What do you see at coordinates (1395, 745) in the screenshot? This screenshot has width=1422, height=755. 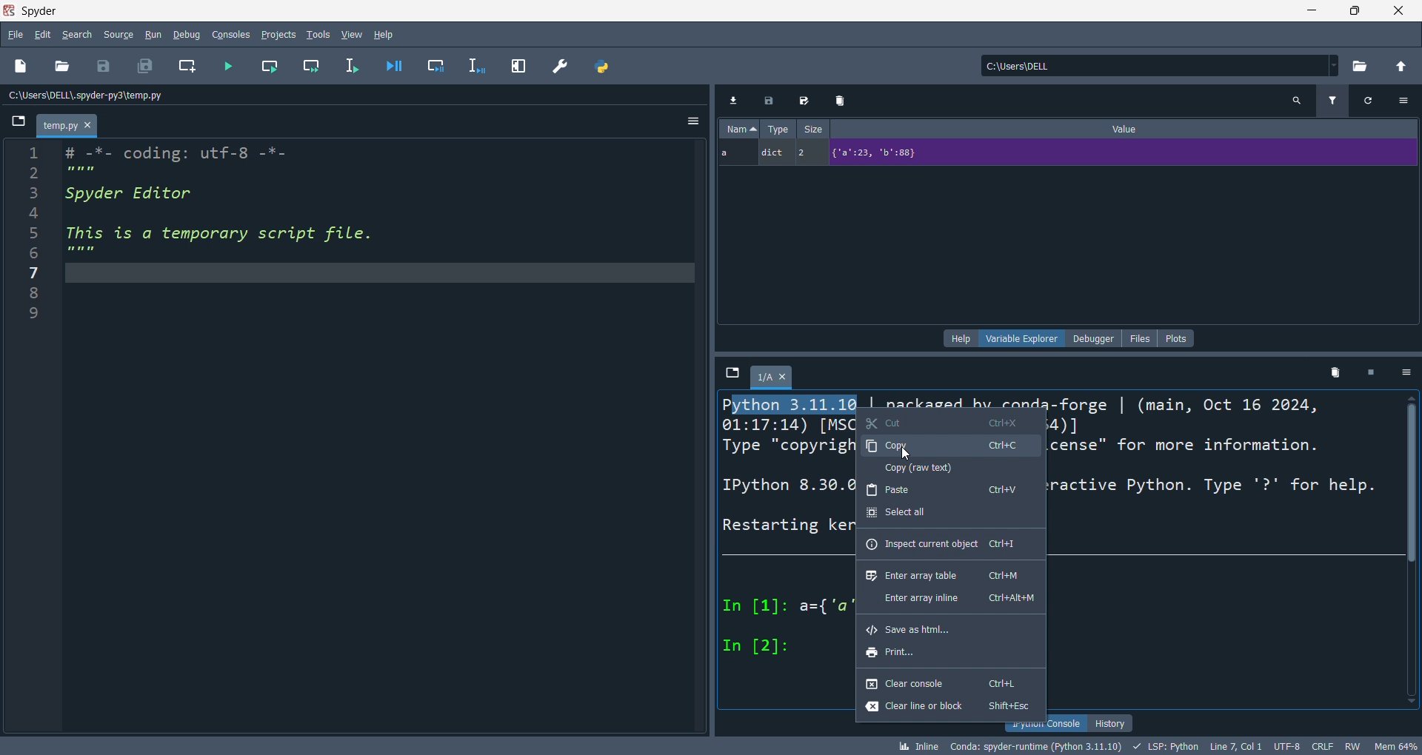 I see `mem 64%` at bounding box center [1395, 745].